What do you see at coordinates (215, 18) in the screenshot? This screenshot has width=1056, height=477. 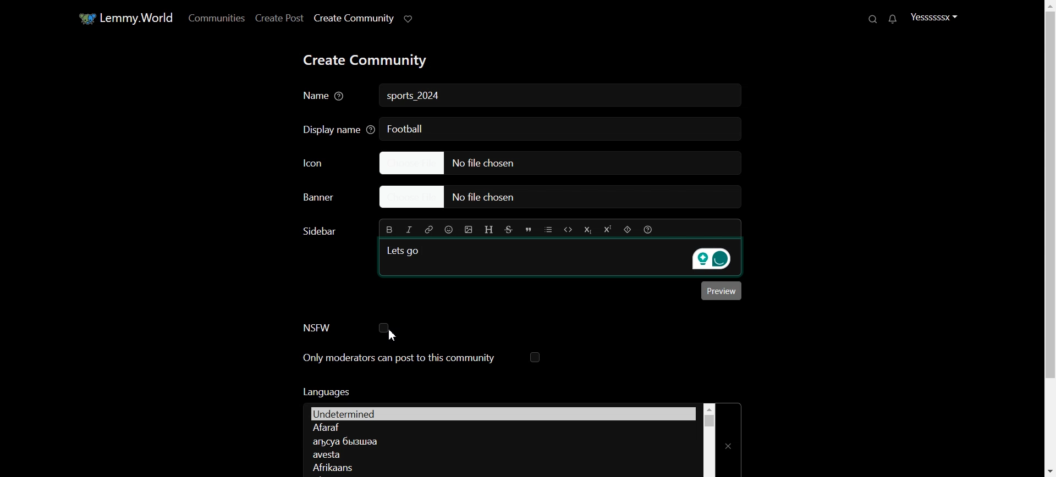 I see `Communities` at bounding box center [215, 18].